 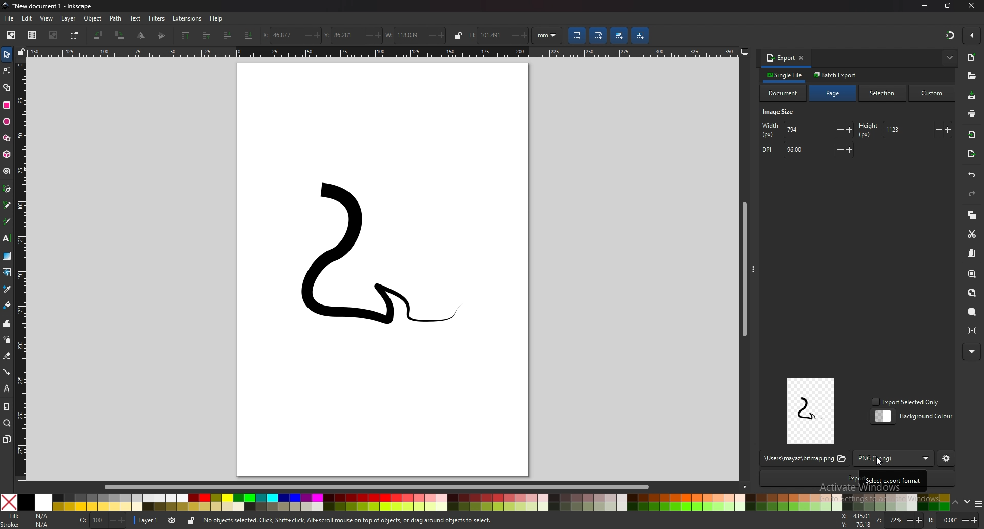 I want to click on height, so click(x=904, y=130).